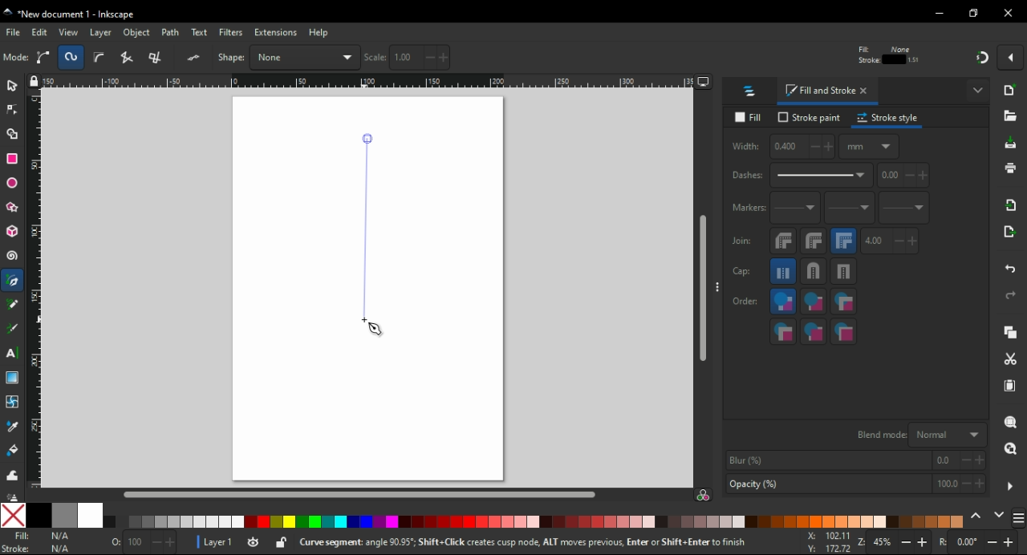  Describe the element at coordinates (12, 401) in the screenshot. I see `mesh` at that location.